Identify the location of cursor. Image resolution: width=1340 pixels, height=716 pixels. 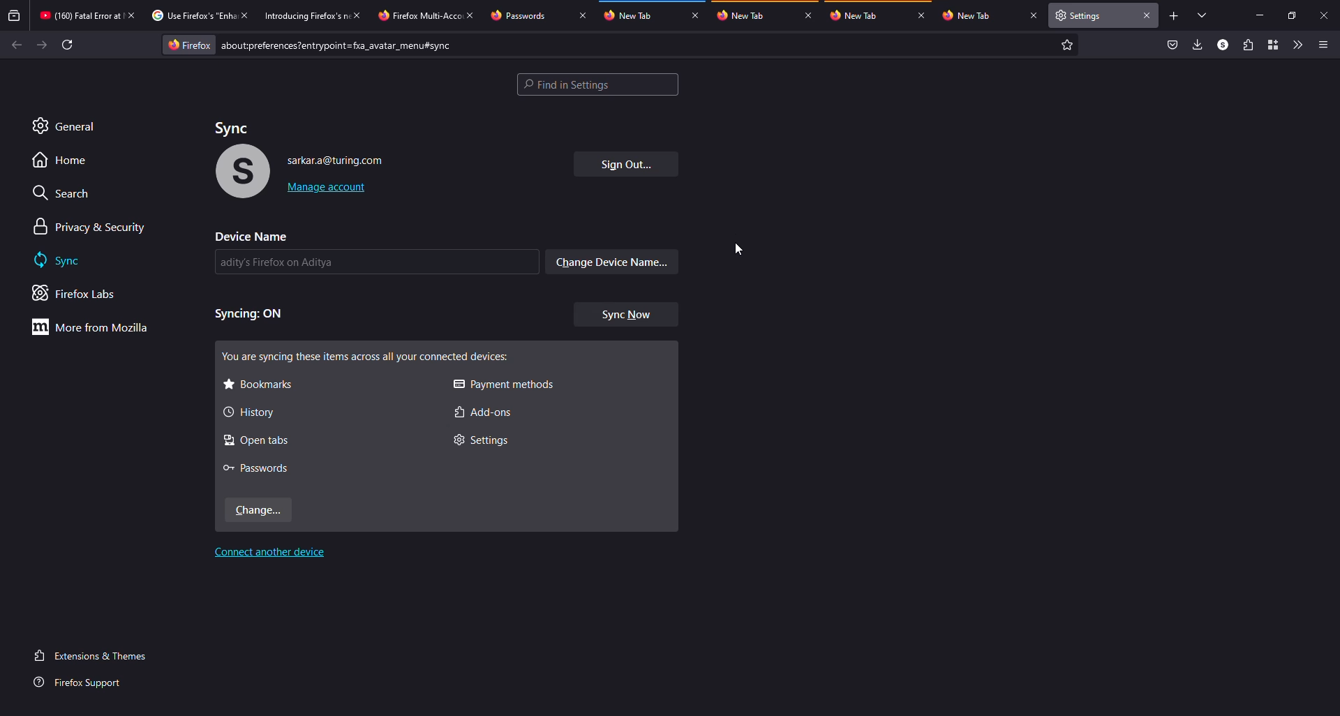
(737, 251).